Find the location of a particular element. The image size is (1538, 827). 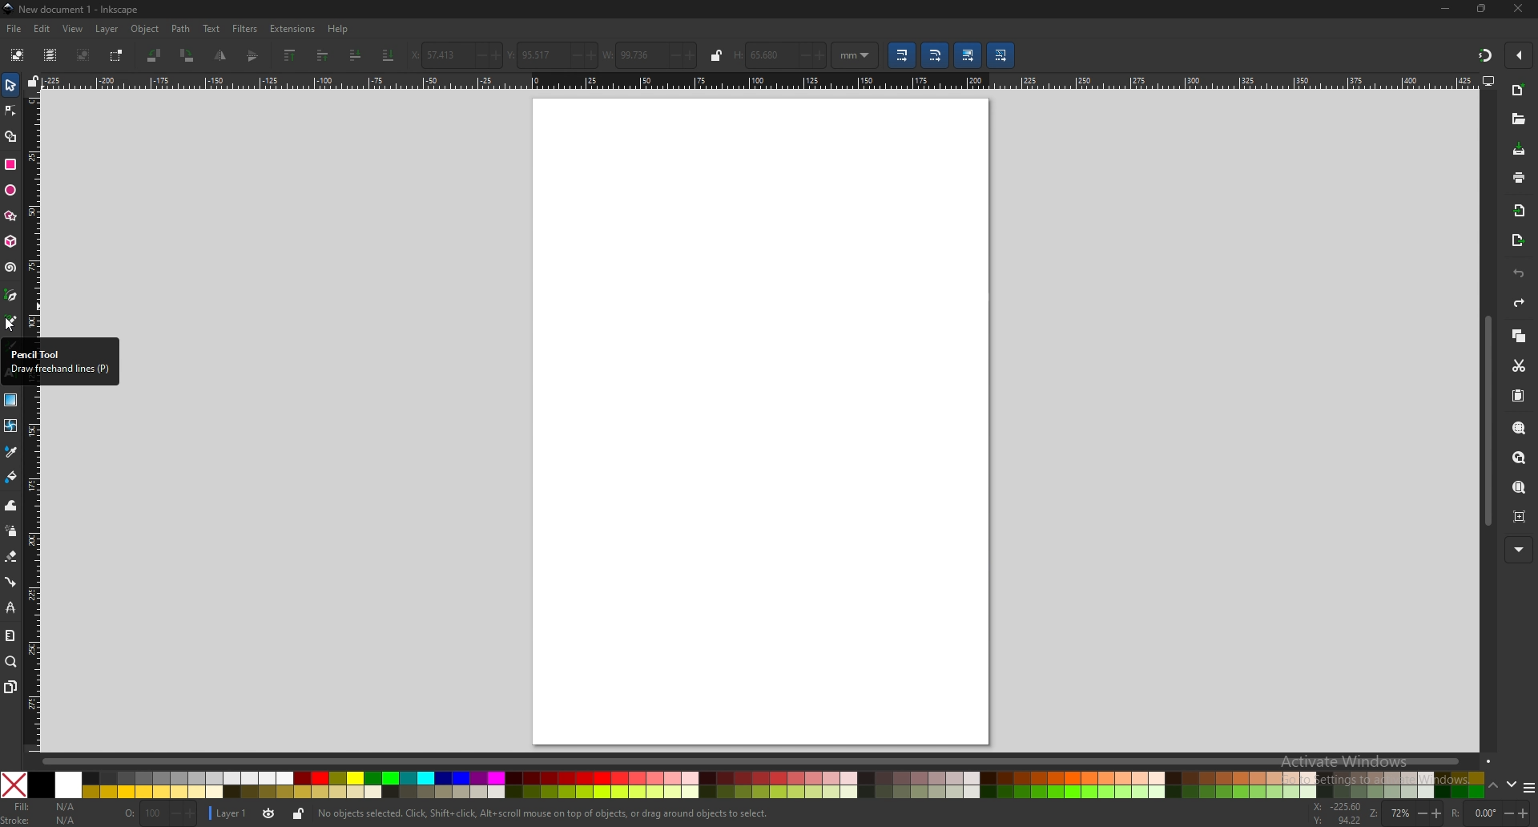

ellipse is located at coordinates (11, 190).